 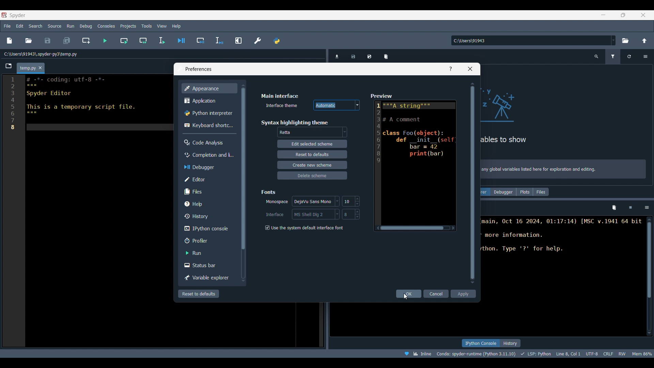 What do you see at coordinates (176, 26) in the screenshot?
I see `Help menu` at bounding box center [176, 26].